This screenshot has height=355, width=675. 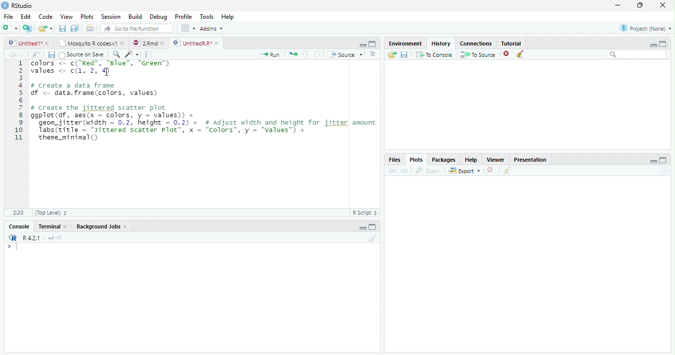 What do you see at coordinates (404, 54) in the screenshot?
I see `Save history into a file` at bounding box center [404, 54].